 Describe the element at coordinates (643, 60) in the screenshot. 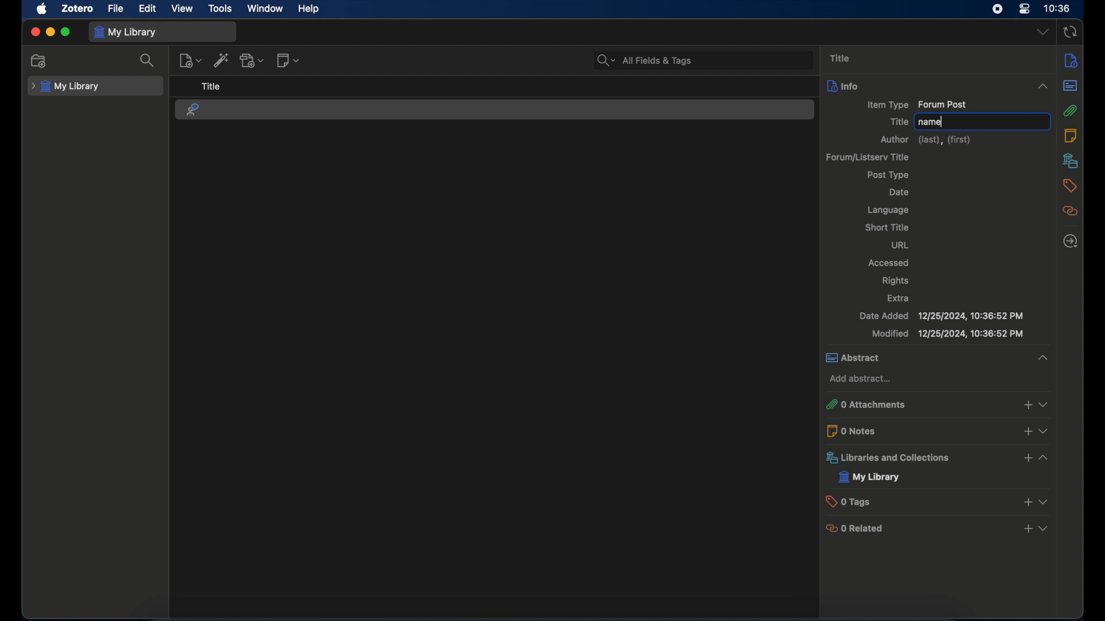

I see `search bar` at that location.